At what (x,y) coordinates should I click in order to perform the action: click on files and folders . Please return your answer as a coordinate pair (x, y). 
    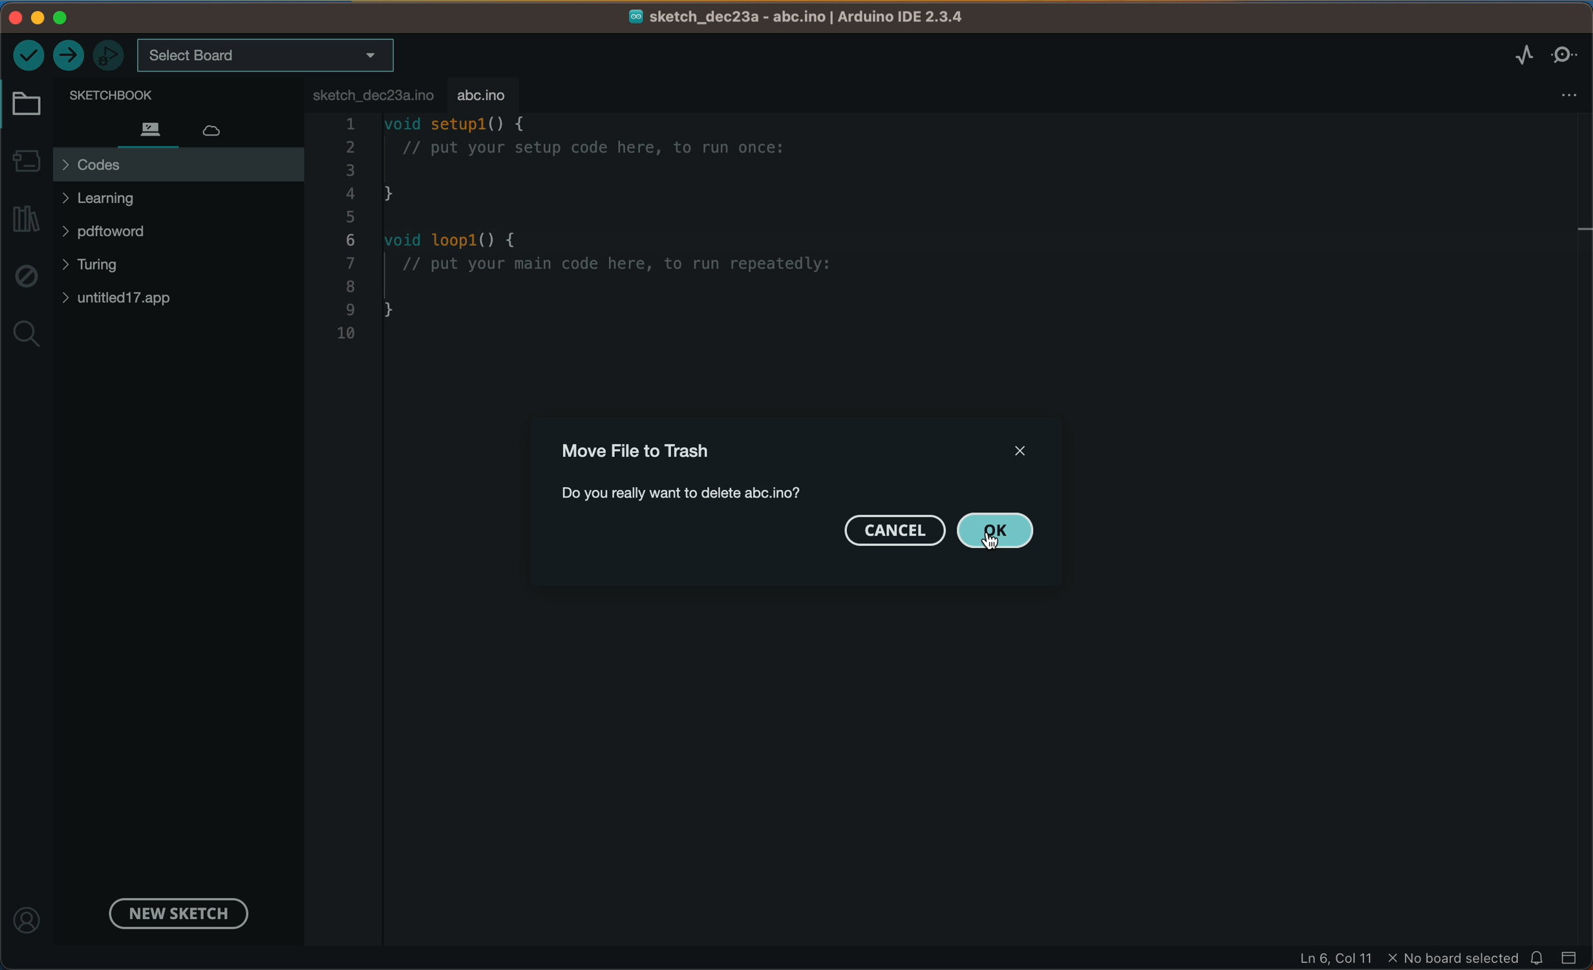
    Looking at the image, I should click on (178, 251).